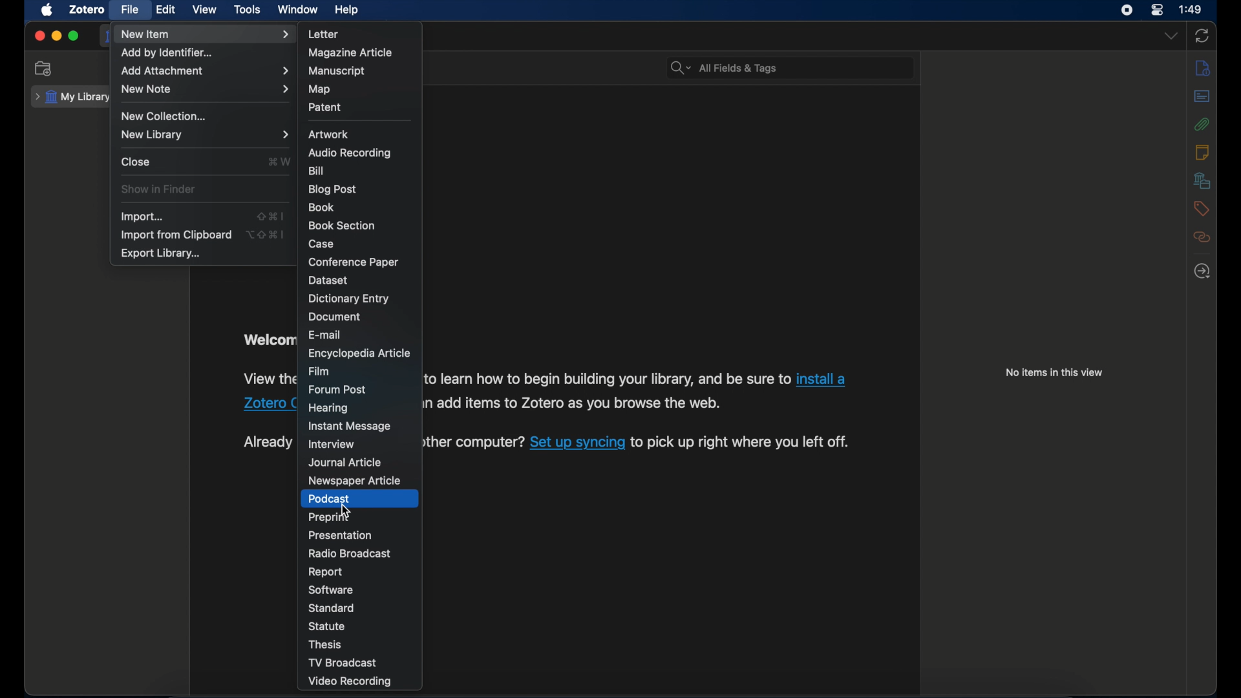 This screenshot has height=698, width=1241. I want to click on close, so click(136, 161).